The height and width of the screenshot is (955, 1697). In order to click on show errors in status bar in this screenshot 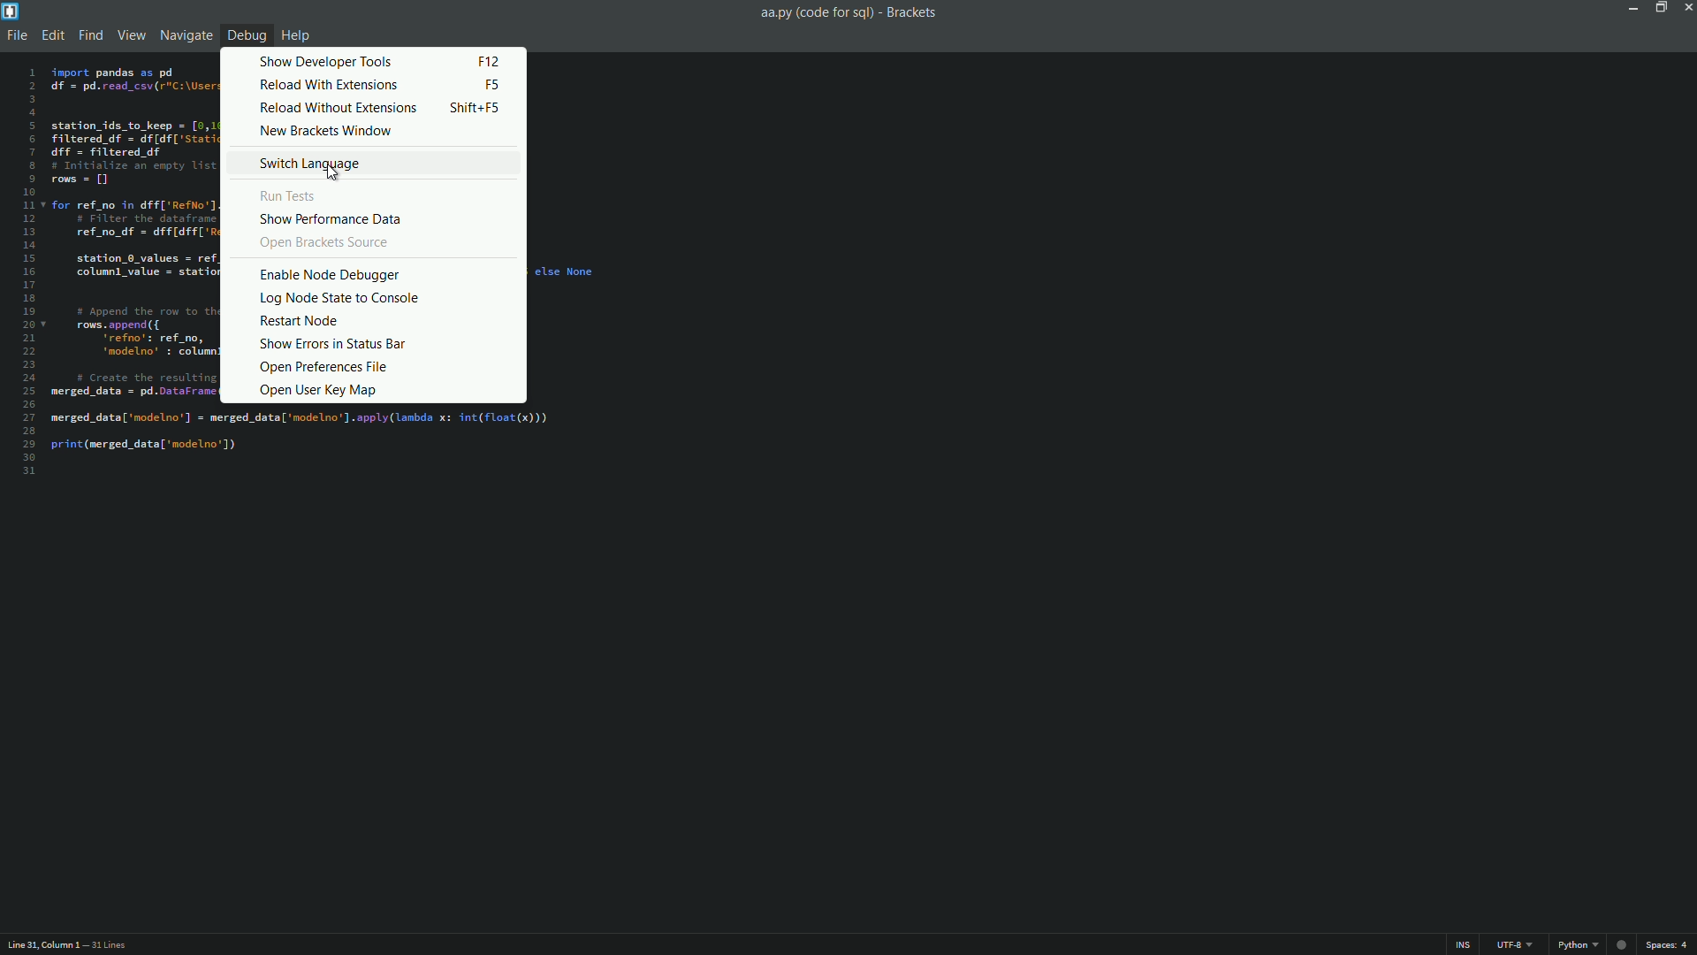, I will do `click(331, 344)`.